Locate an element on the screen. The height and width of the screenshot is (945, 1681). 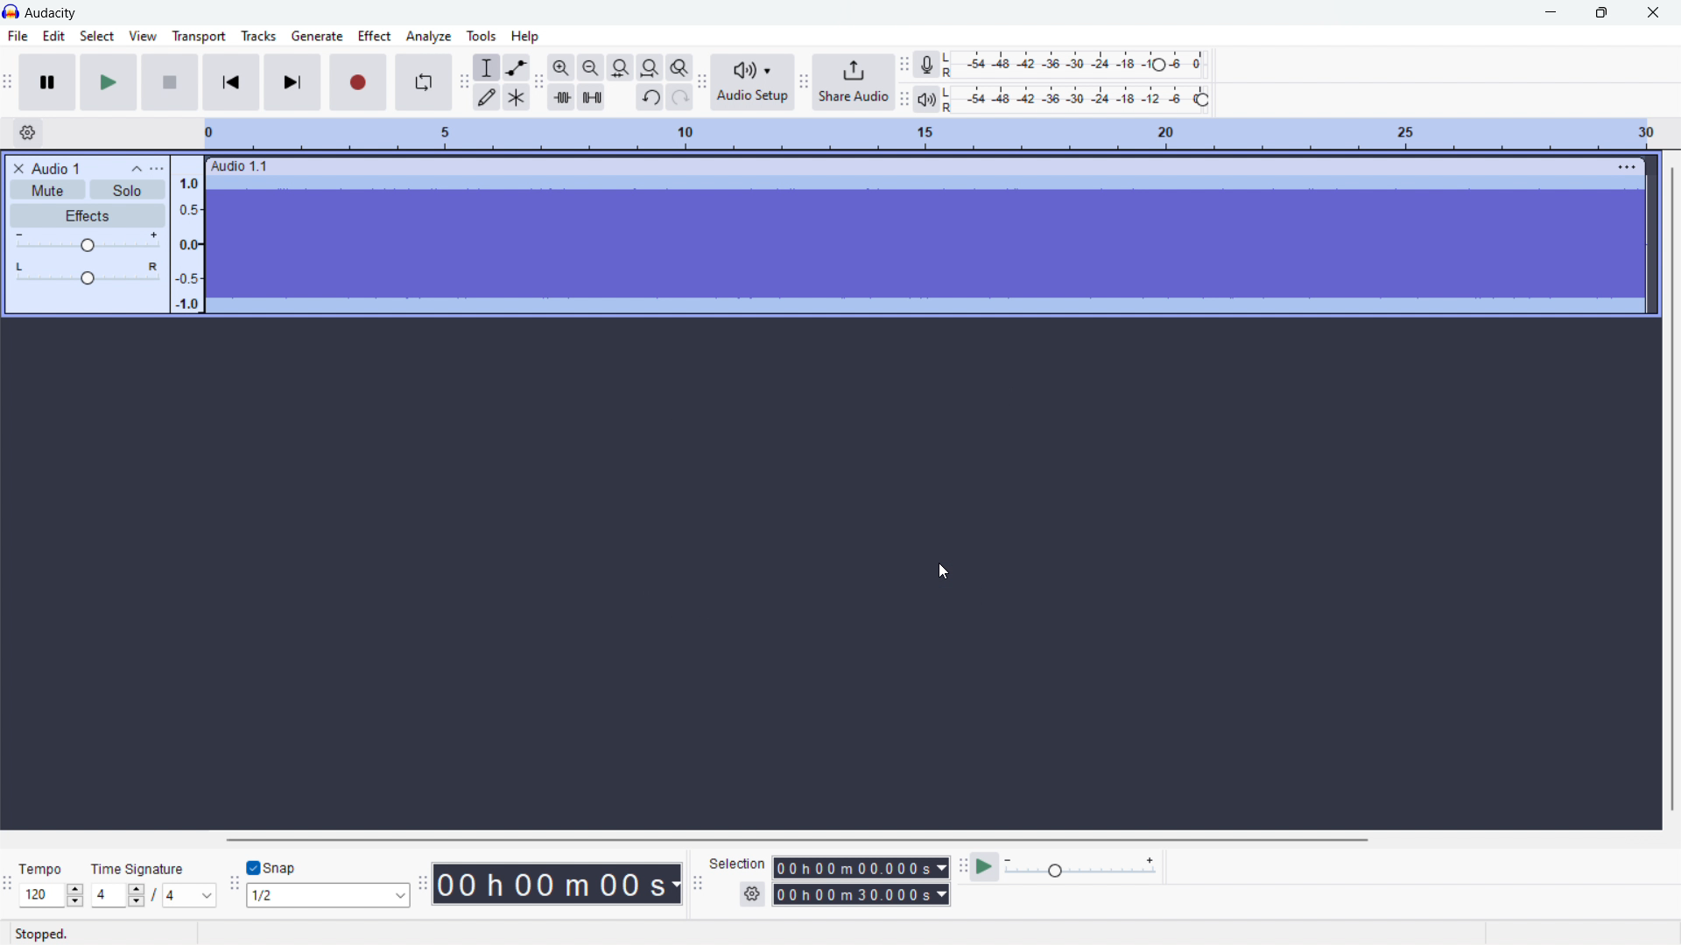
end time is located at coordinates (862, 895).